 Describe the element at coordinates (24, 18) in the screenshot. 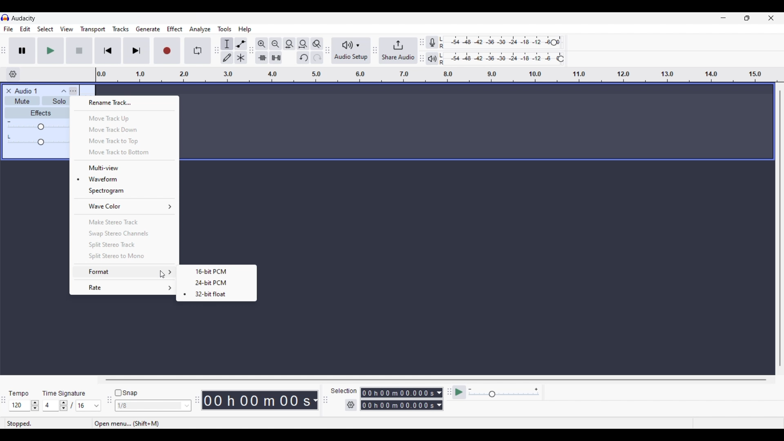

I see `Software name` at that location.